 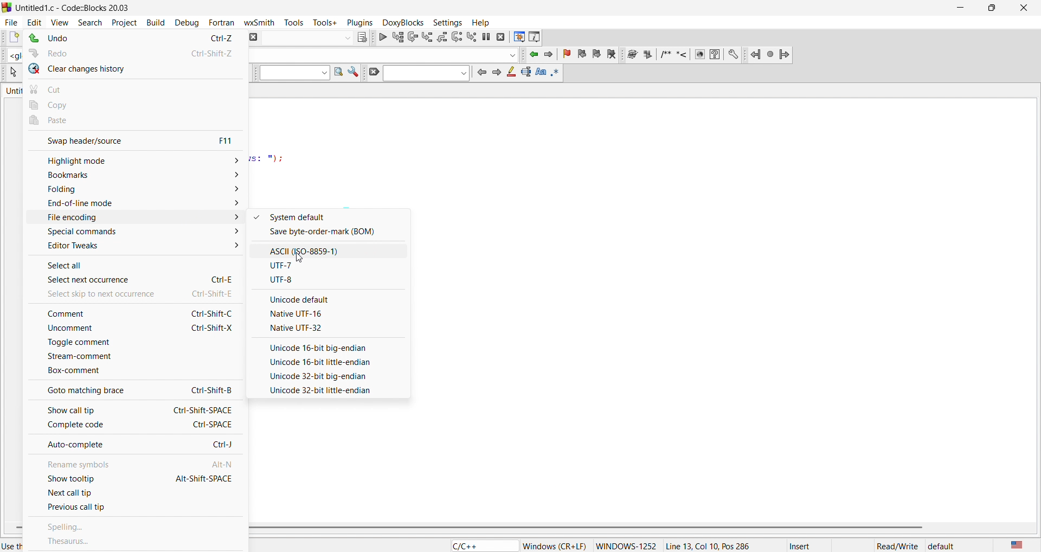 What do you see at coordinates (136, 480) in the screenshot?
I see `show tooltip` at bounding box center [136, 480].